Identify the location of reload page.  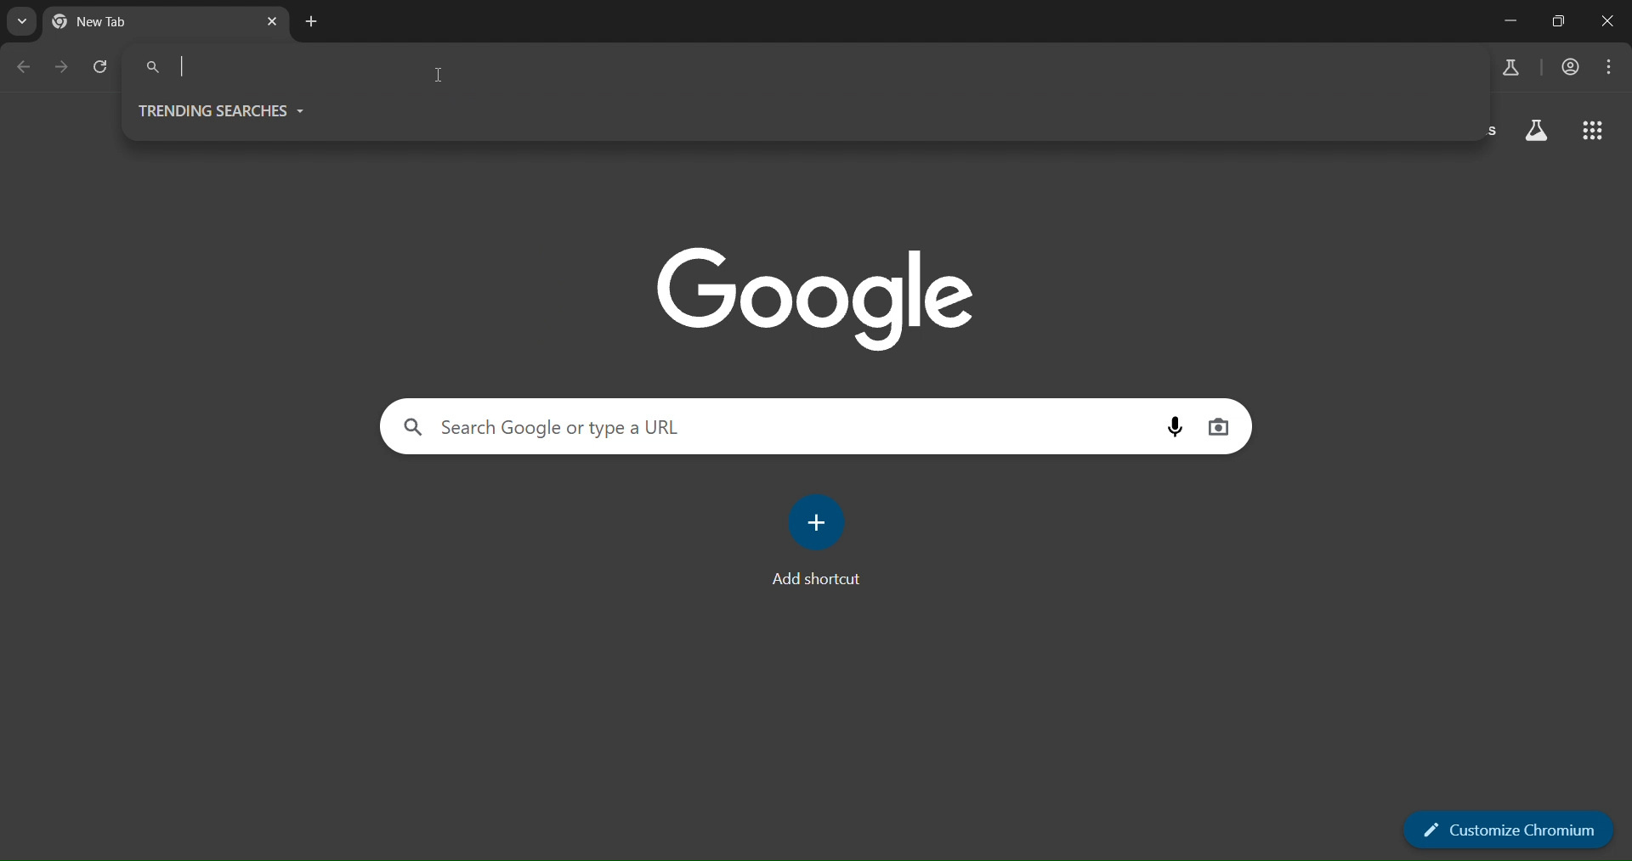
(101, 69).